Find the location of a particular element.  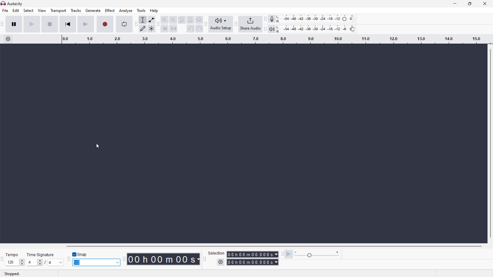

skip to start is located at coordinates (68, 24).